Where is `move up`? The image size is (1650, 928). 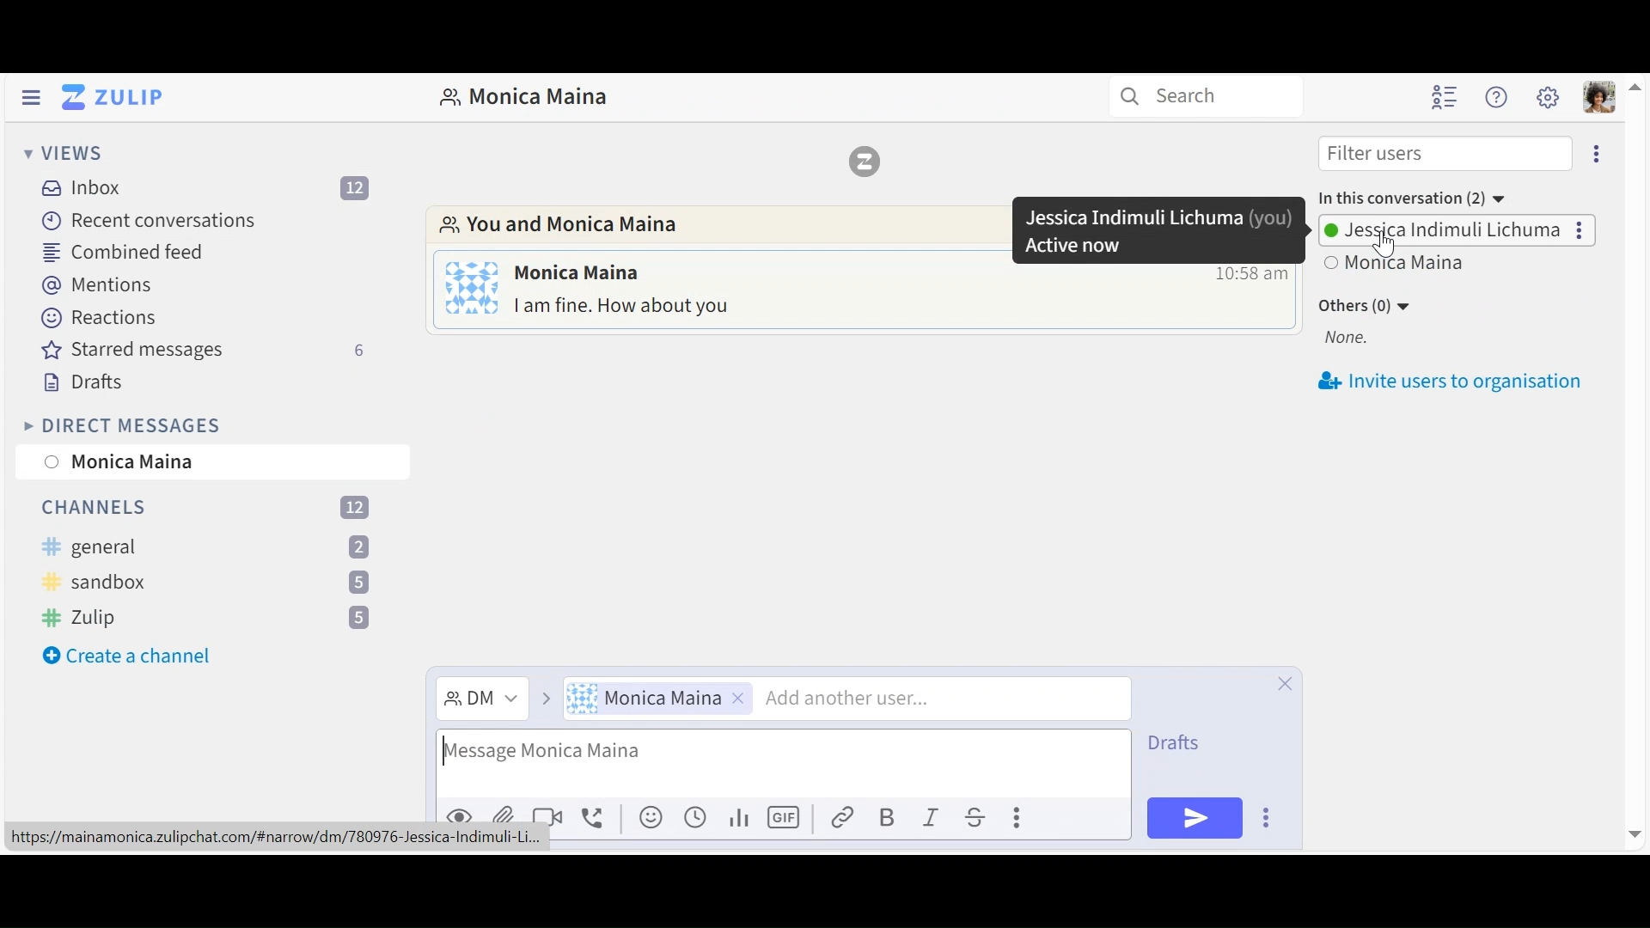 move up is located at coordinates (1634, 85).